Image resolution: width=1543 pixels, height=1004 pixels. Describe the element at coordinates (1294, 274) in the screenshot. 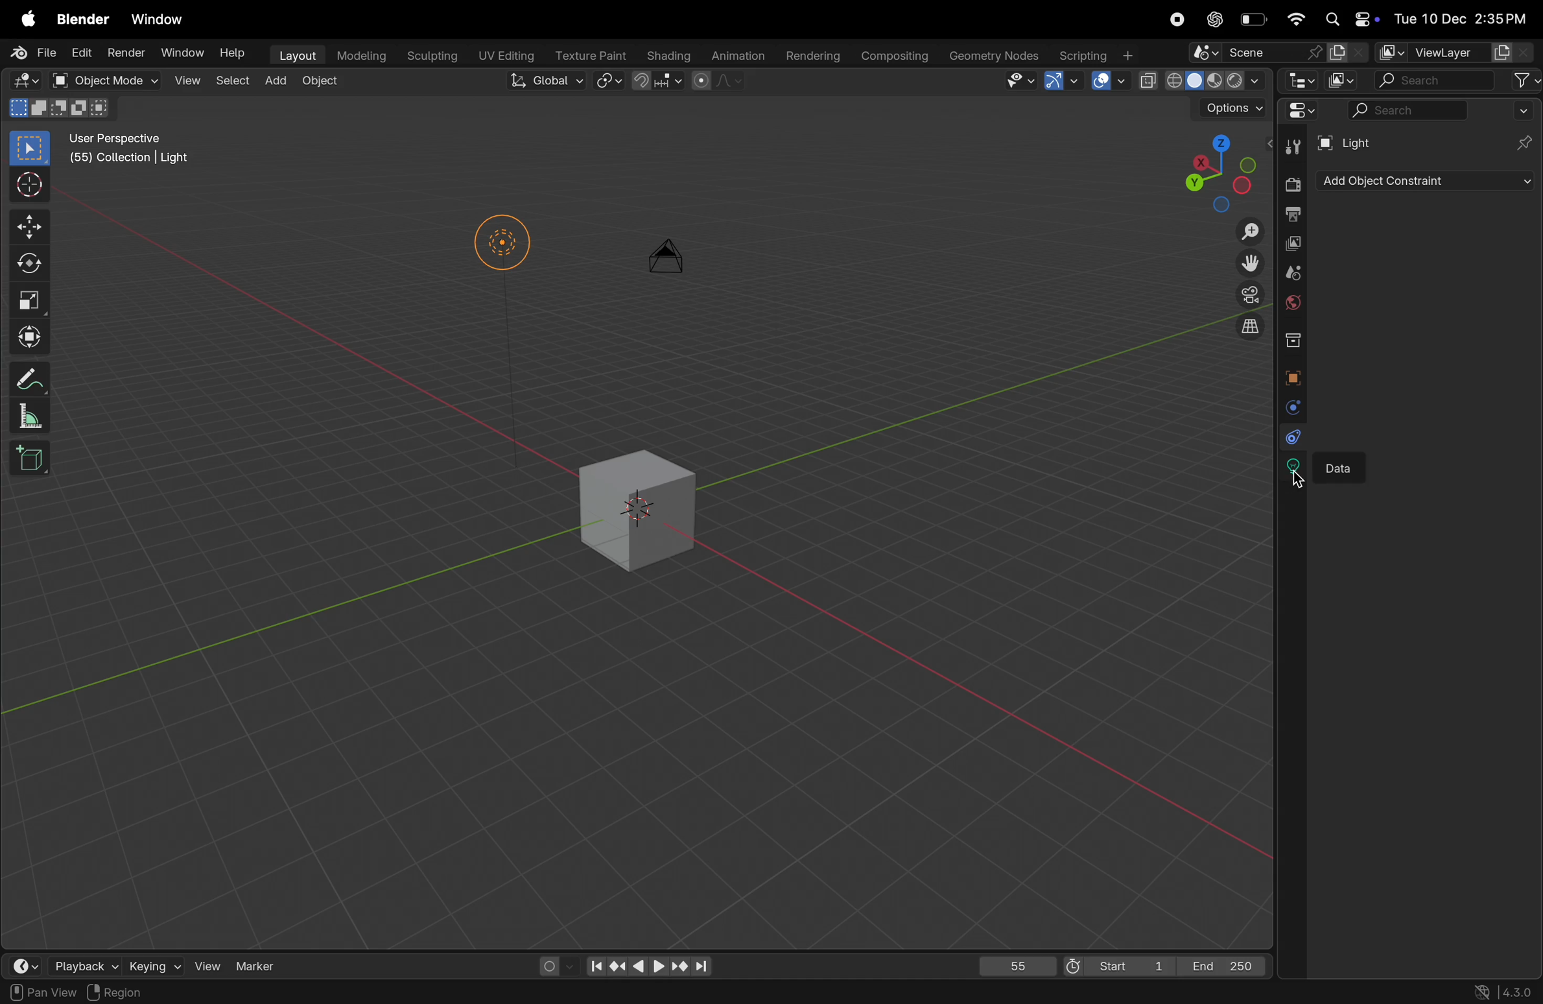

I see `scene` at that location.